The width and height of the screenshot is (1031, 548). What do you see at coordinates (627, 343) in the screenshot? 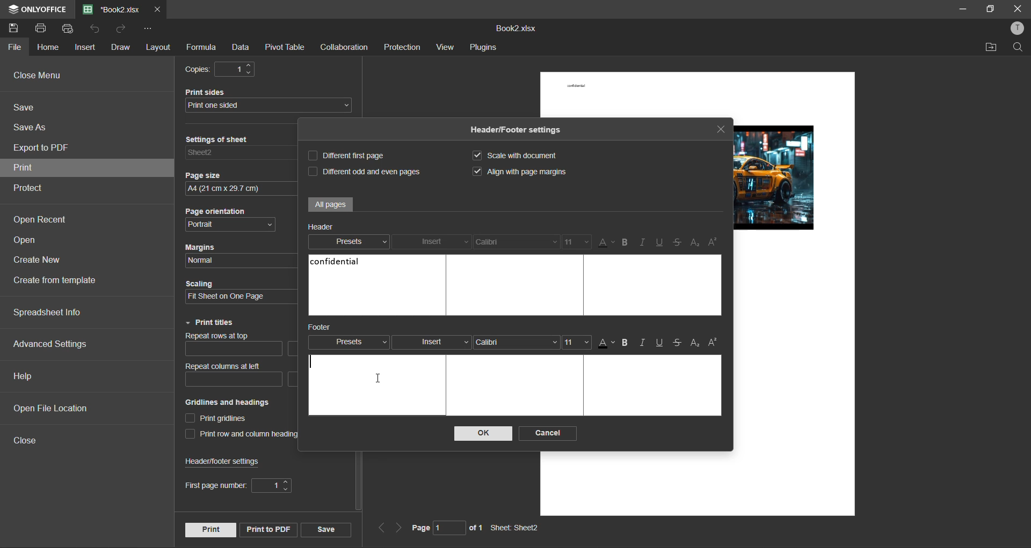
I see `bold` at bounding box center [627, 343].